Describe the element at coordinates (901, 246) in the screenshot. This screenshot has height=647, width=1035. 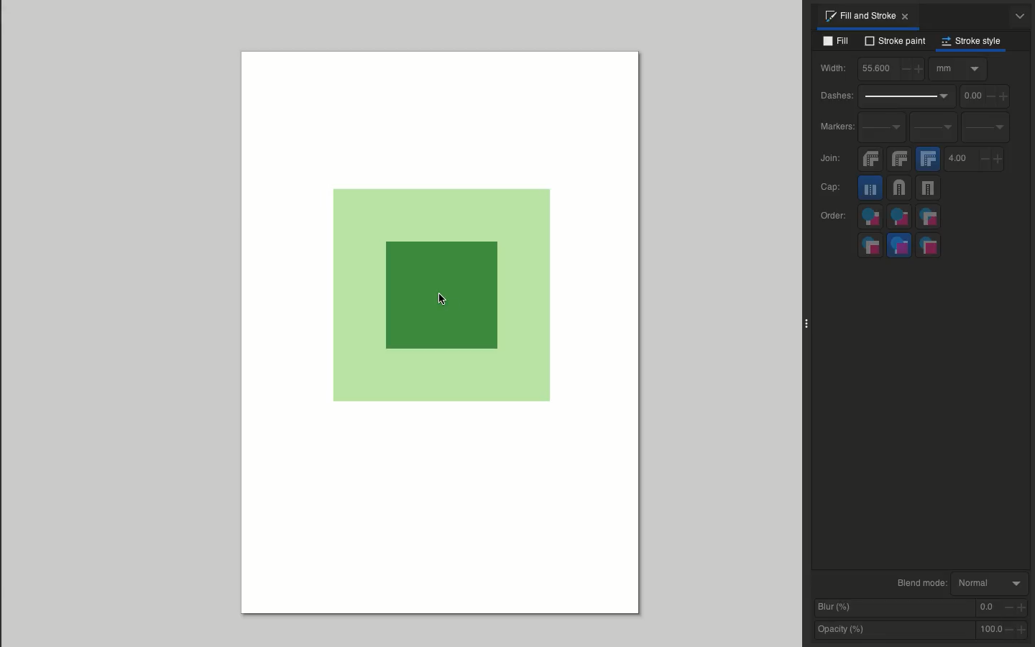
I see `Stroke, markers, fill` at that location.